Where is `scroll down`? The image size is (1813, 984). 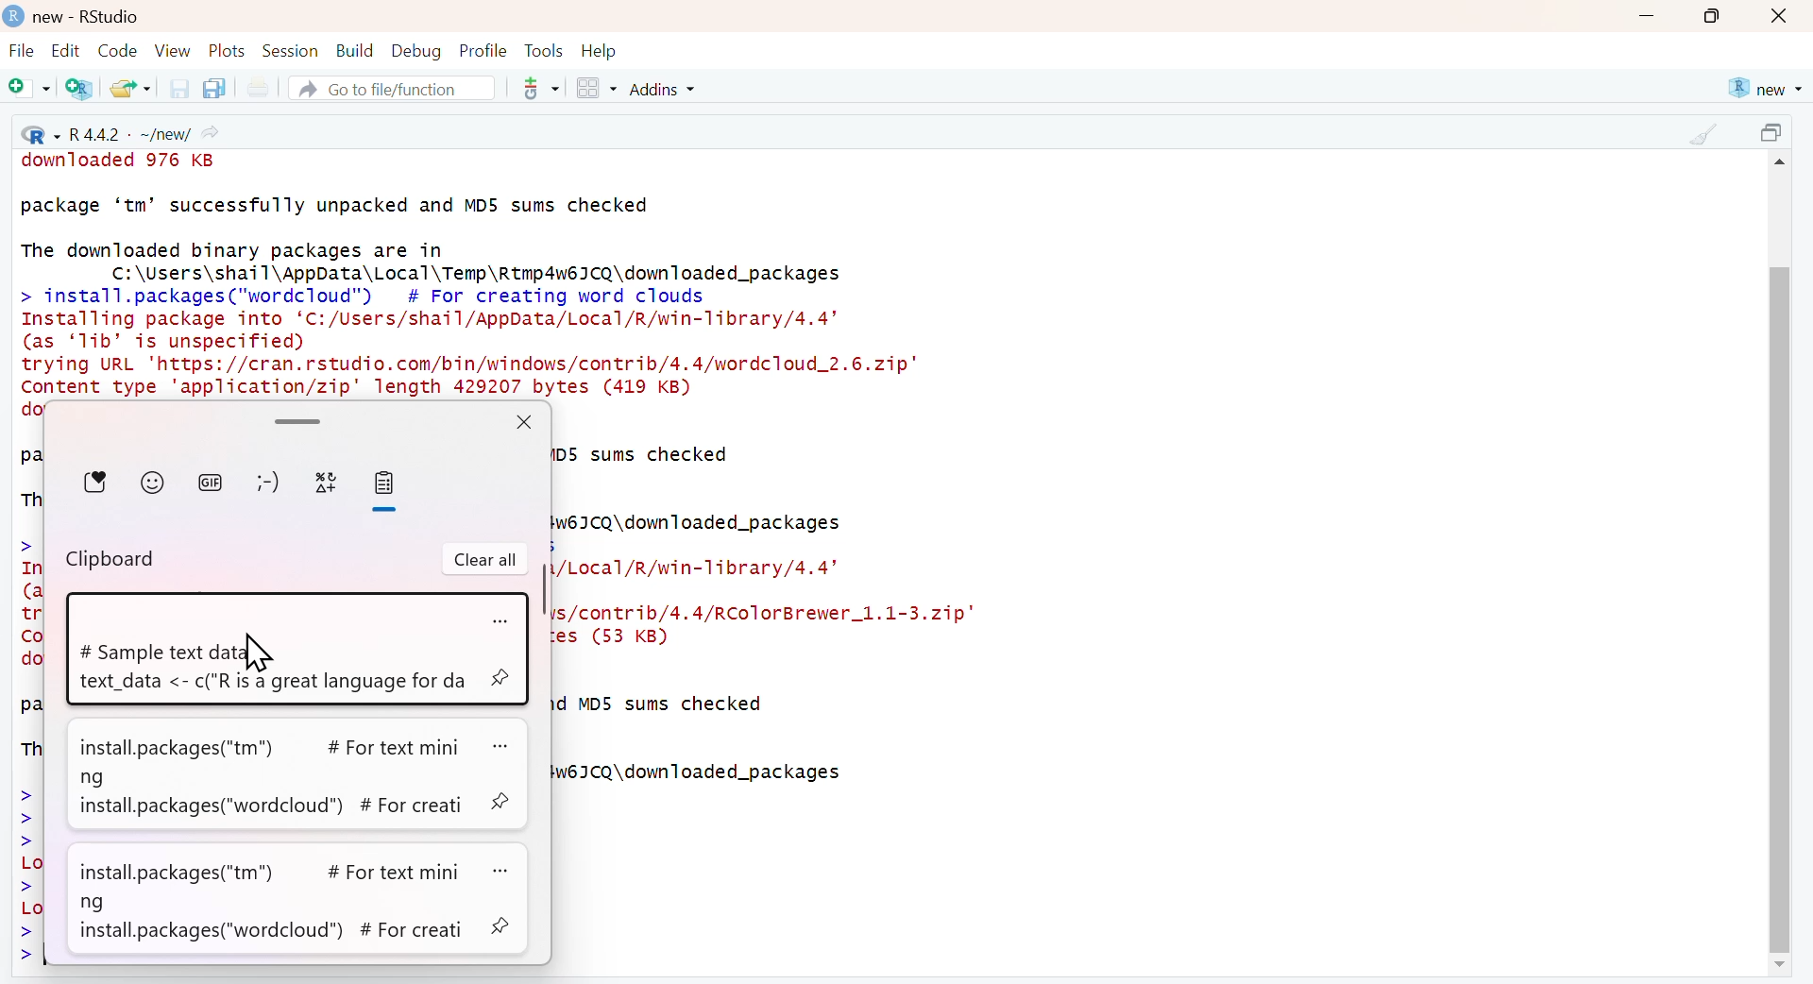 scroll down is located at coordinates (1773, 965).